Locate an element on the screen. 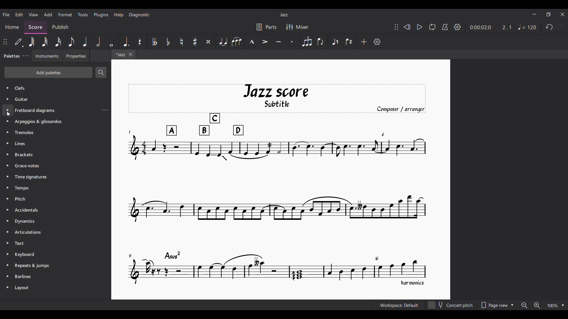  Repeats is located at coordinates (34, 266).